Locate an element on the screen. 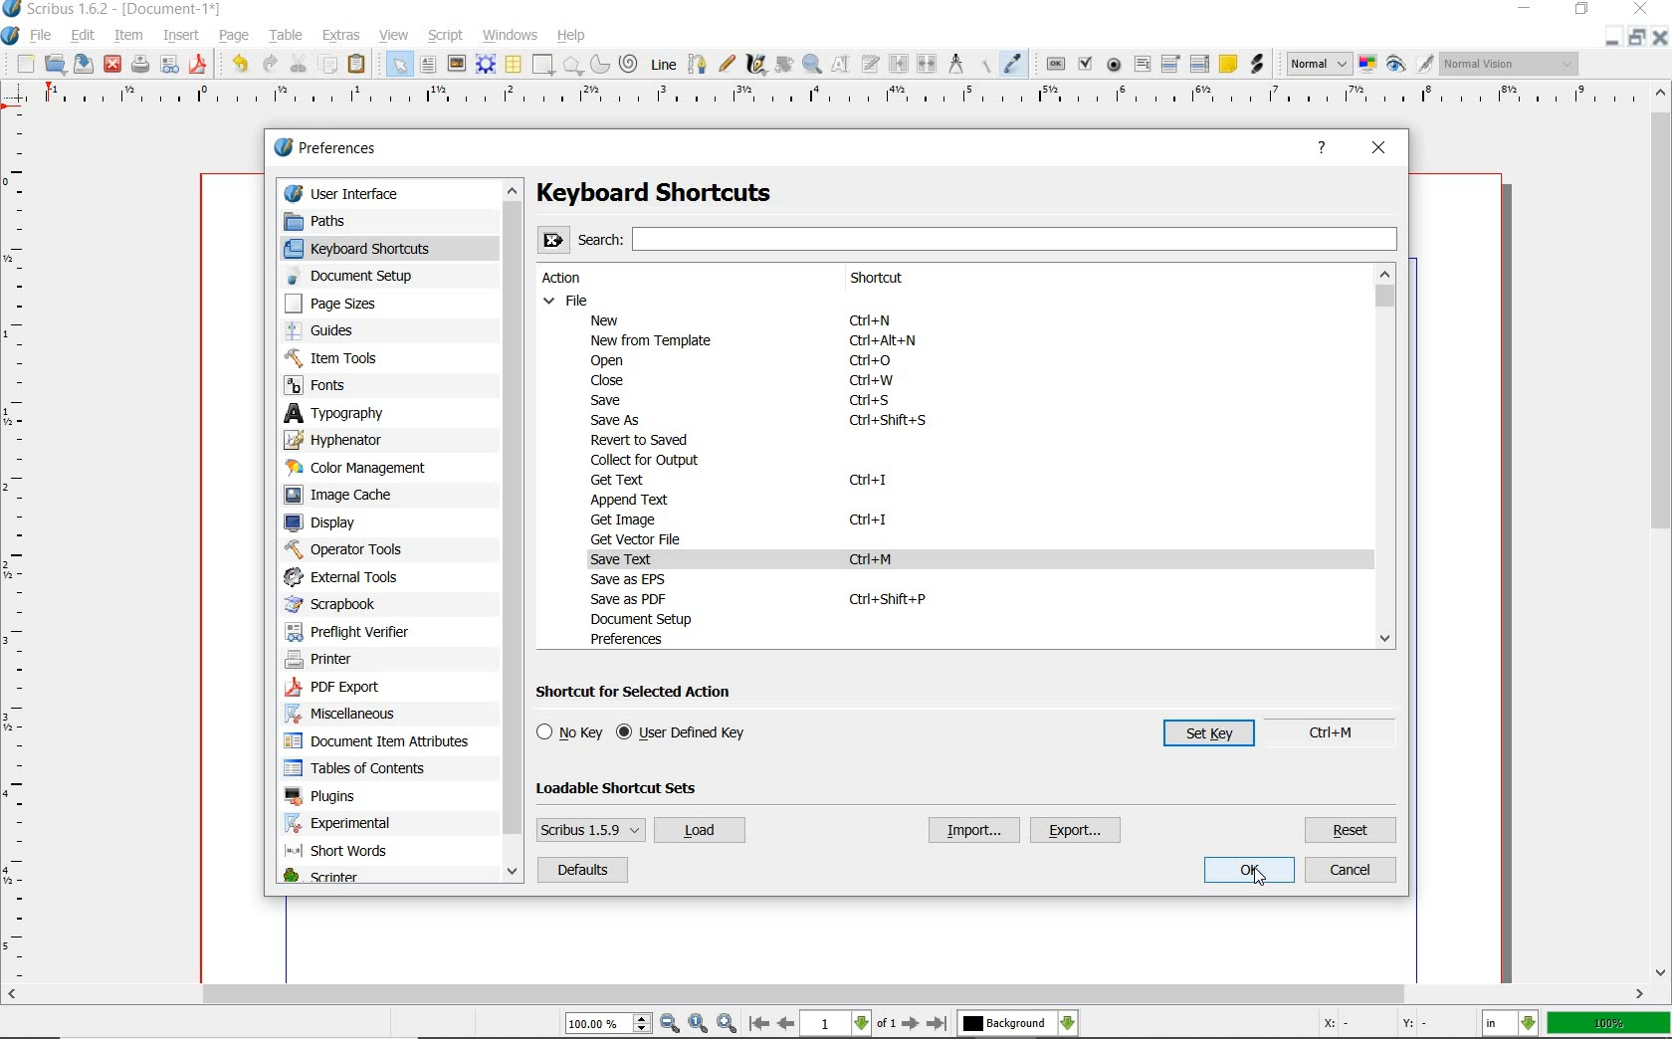 The width and height of the screenshot is (1672, 1039). user defined key is located at coordinates (685, 733).